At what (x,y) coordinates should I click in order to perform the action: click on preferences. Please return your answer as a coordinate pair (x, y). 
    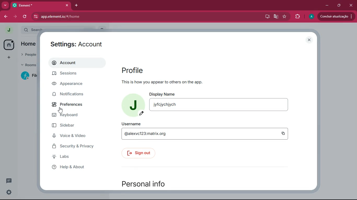
    Looking at the image, I should click on (72, 105).